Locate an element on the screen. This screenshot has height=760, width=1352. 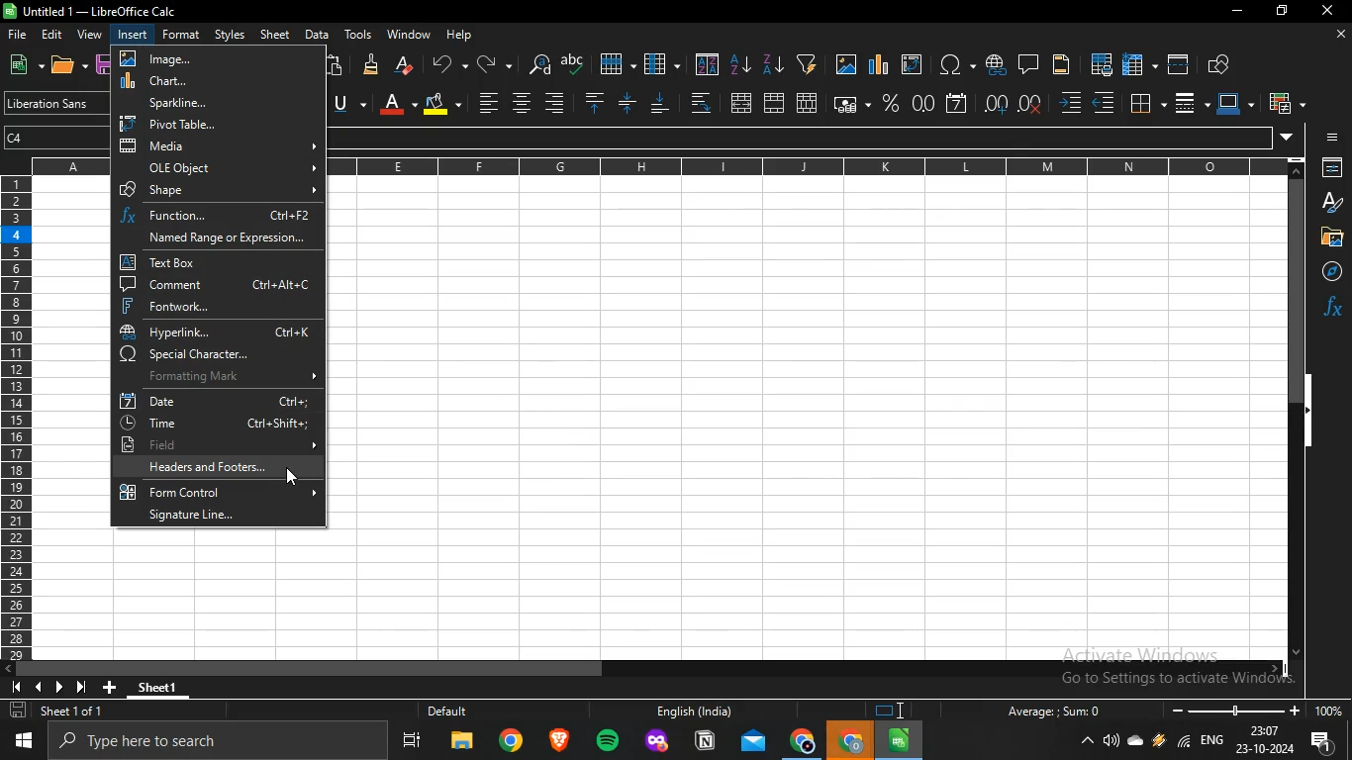
mozilla firefox is located at coordinates (657, 742).